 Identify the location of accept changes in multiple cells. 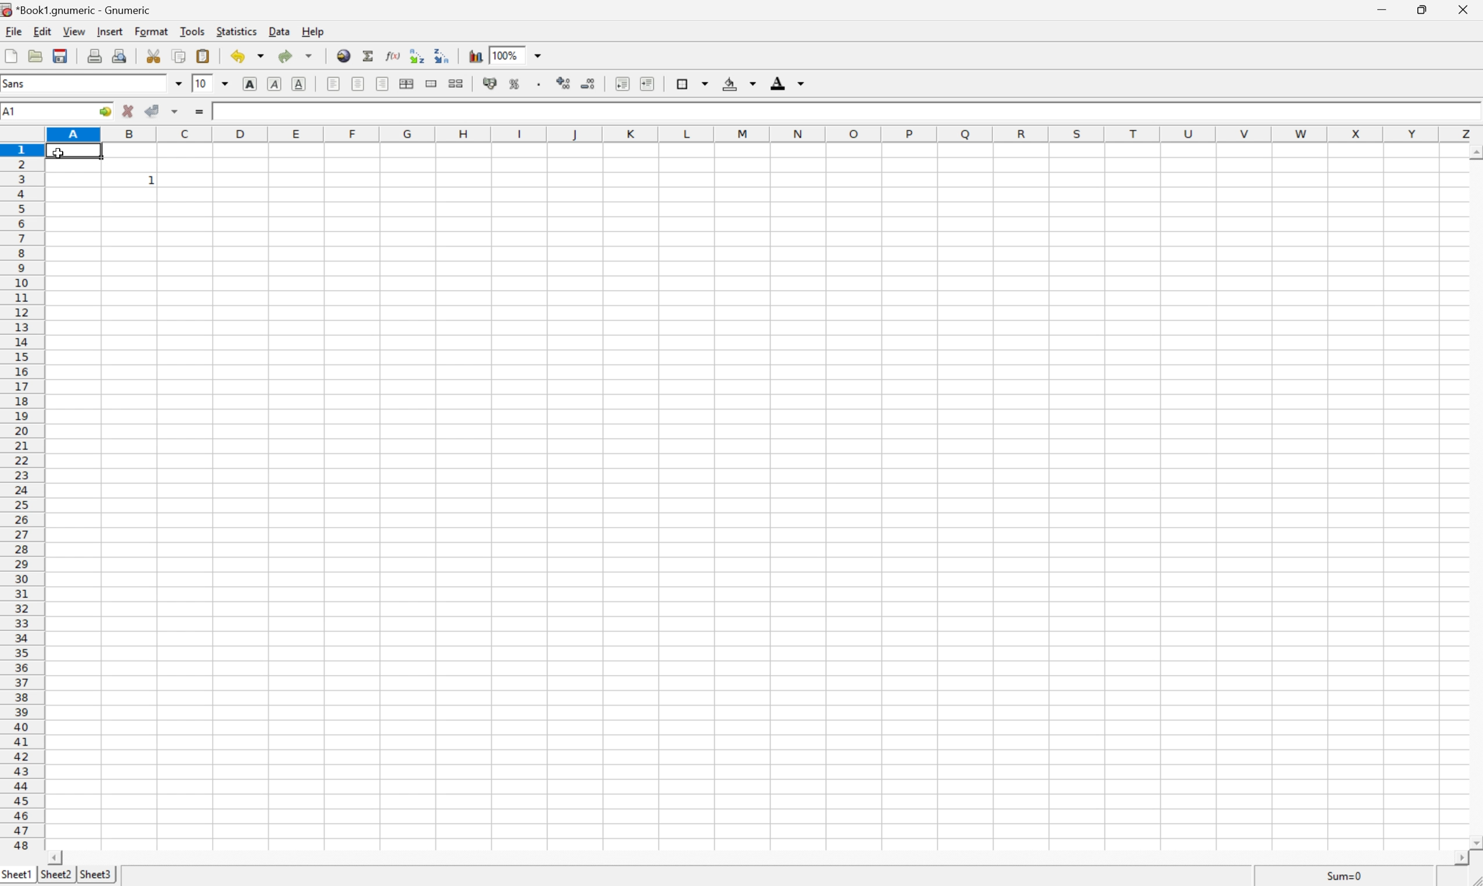
(167, 109).